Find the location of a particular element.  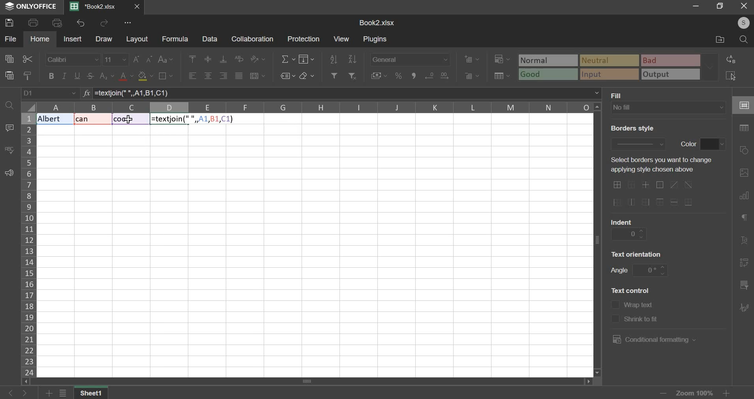

go forward is located at coordinates (30, 393).